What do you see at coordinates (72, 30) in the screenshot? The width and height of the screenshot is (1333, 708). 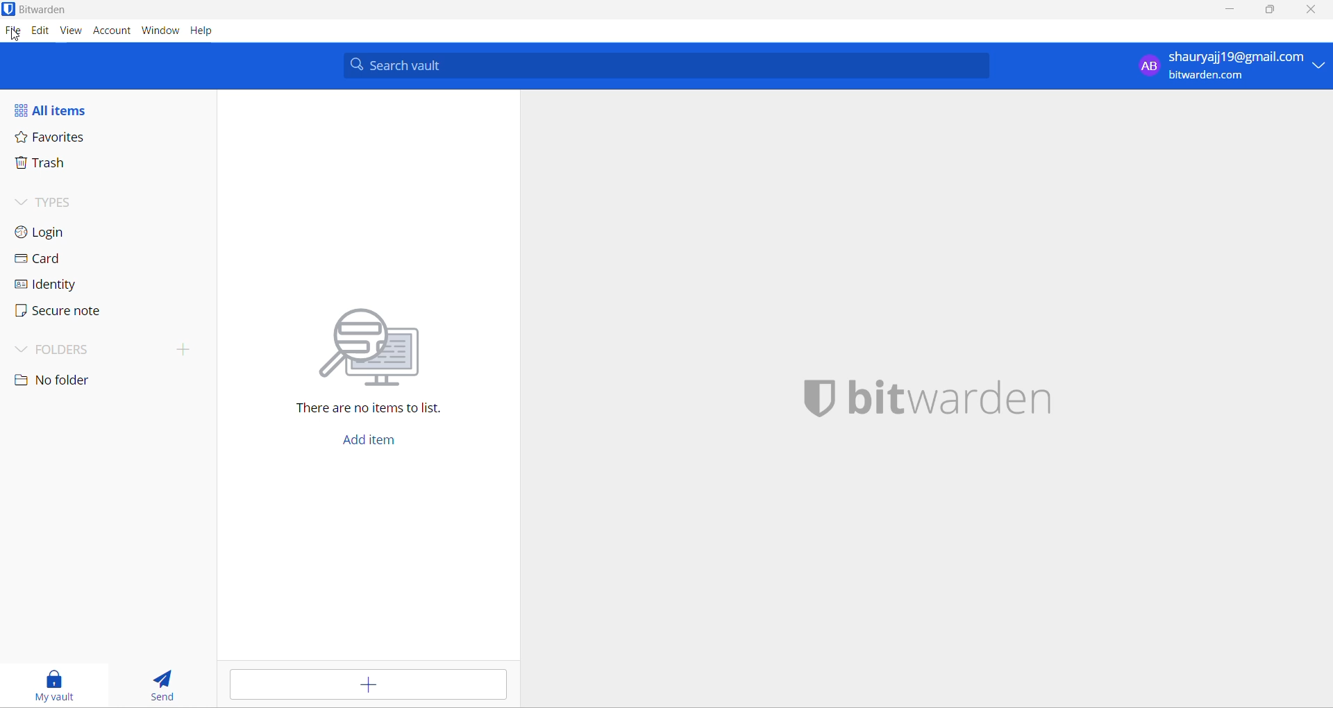 I see `view` at bounding box center [72, 30].